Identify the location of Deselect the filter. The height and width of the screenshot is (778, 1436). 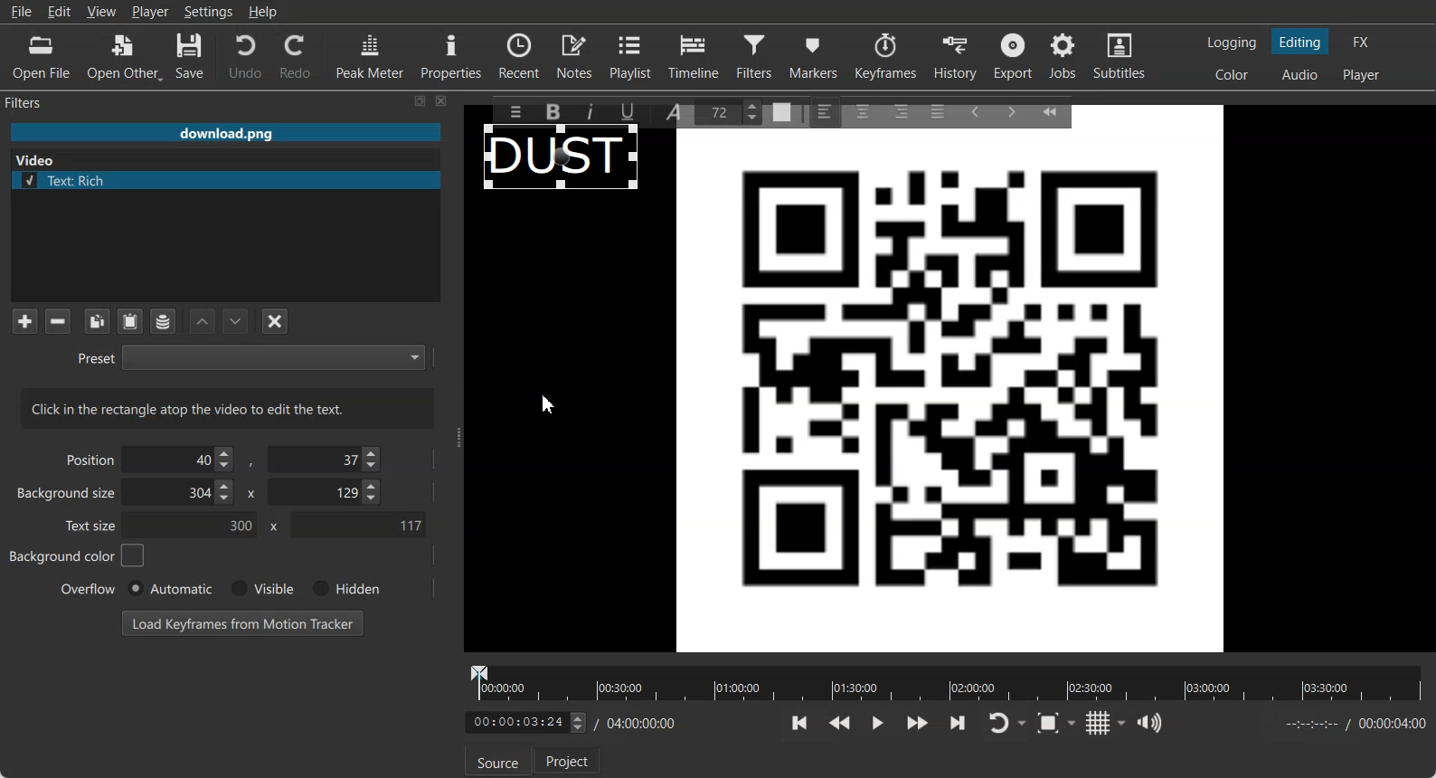
(276, 321).